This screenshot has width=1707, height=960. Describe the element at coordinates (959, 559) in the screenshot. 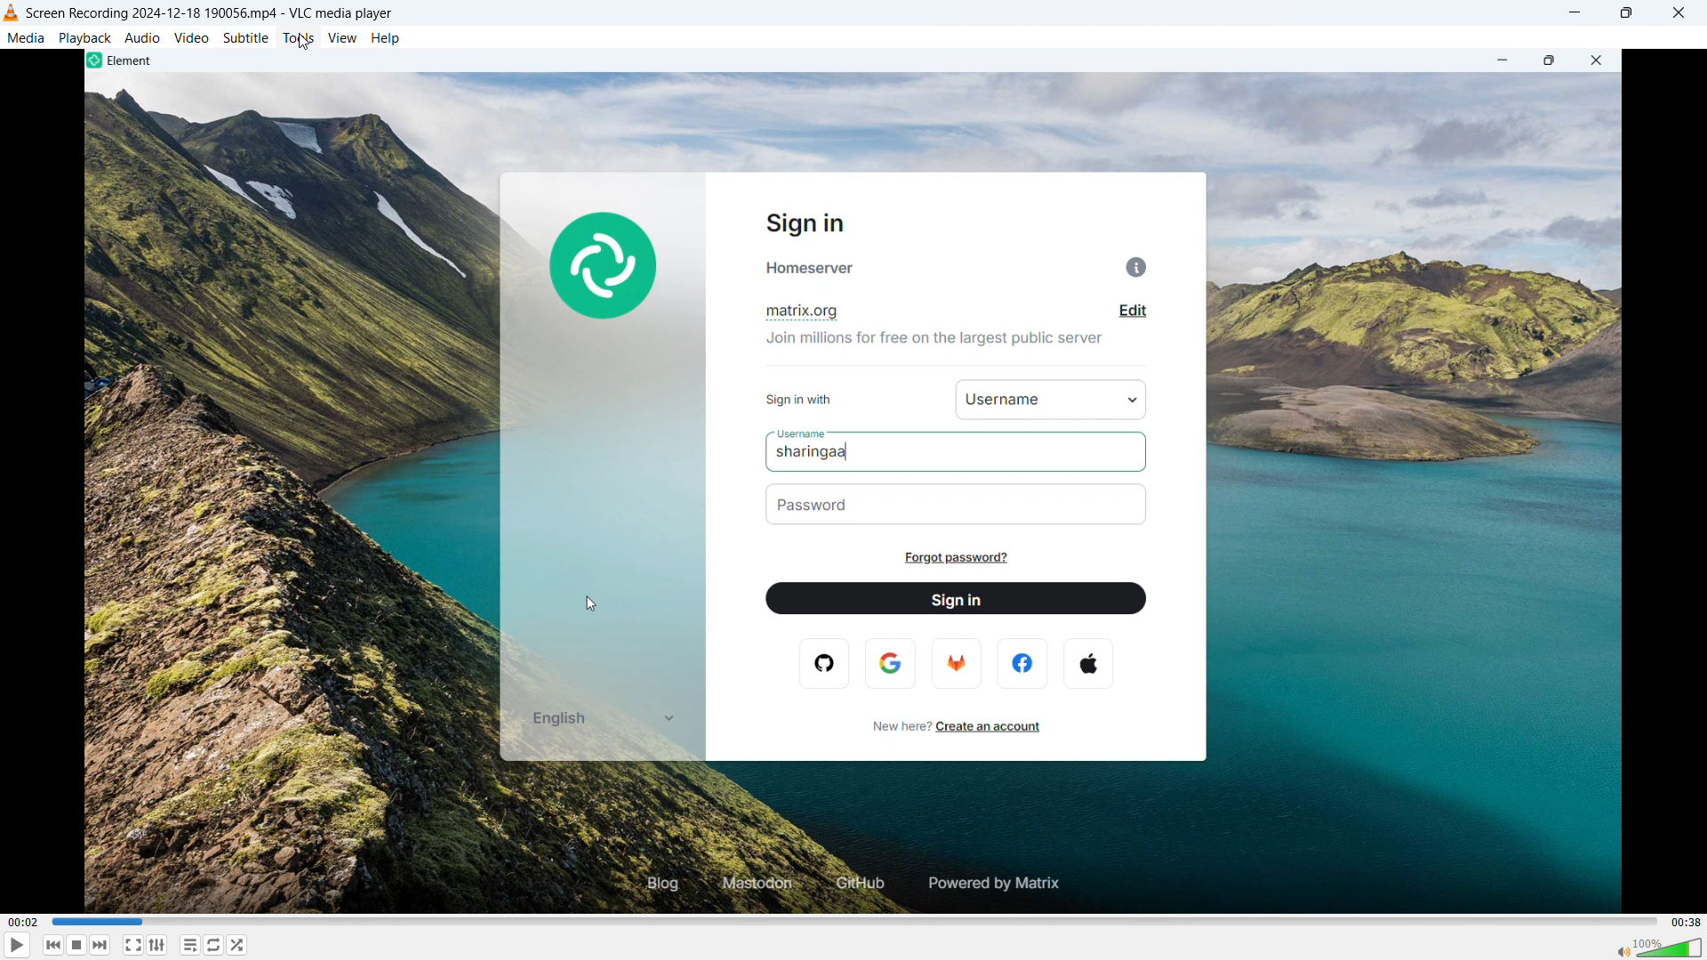

I see `forgot password?` at that location.